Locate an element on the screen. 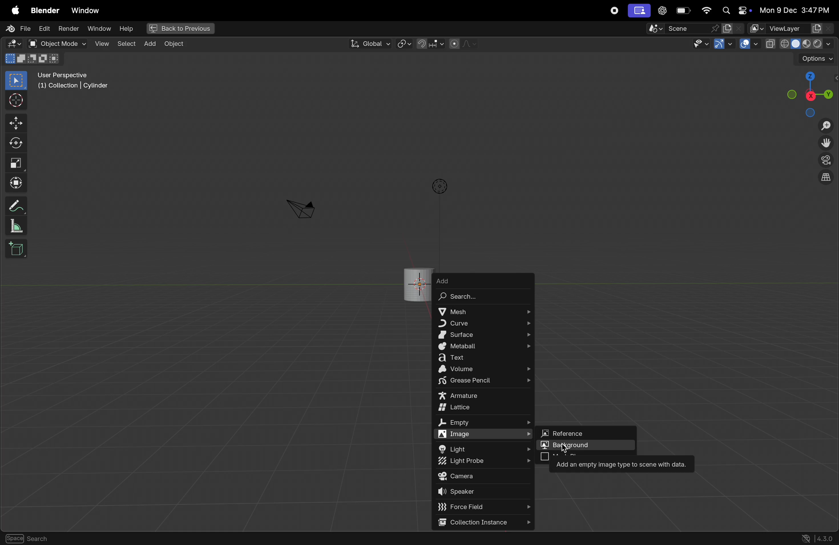  3d cube is located at coordinates (17, 249).